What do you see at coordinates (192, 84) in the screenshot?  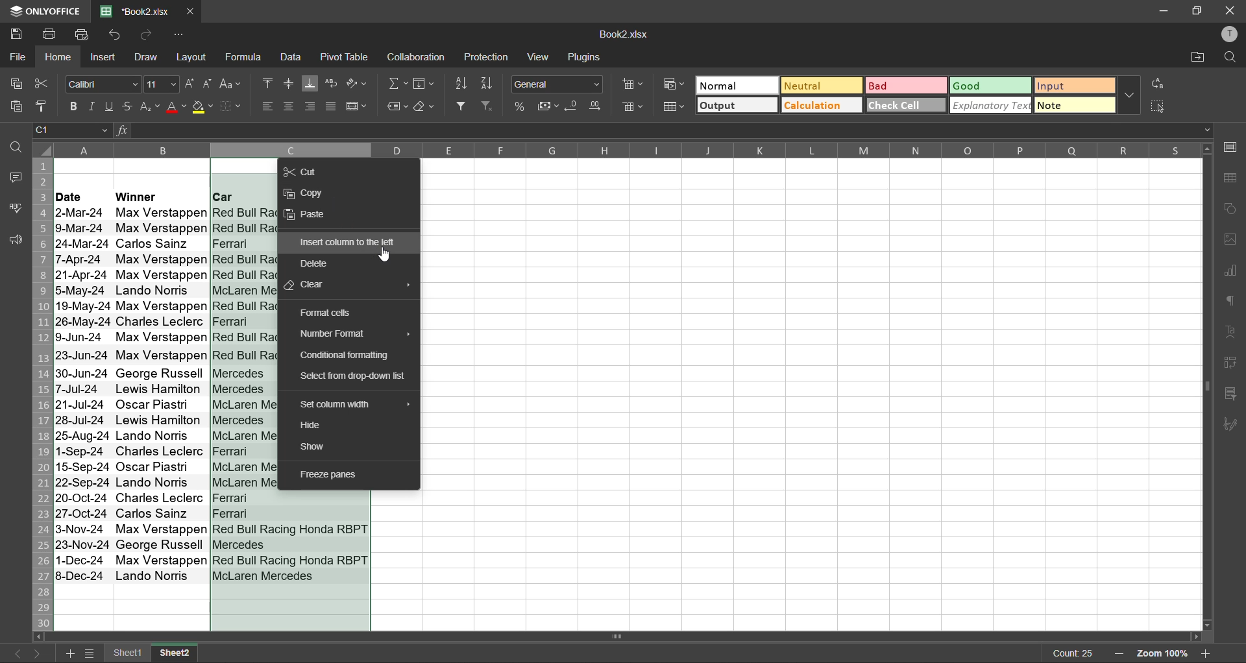 I see `increment size` at bounding box center [192, 84].